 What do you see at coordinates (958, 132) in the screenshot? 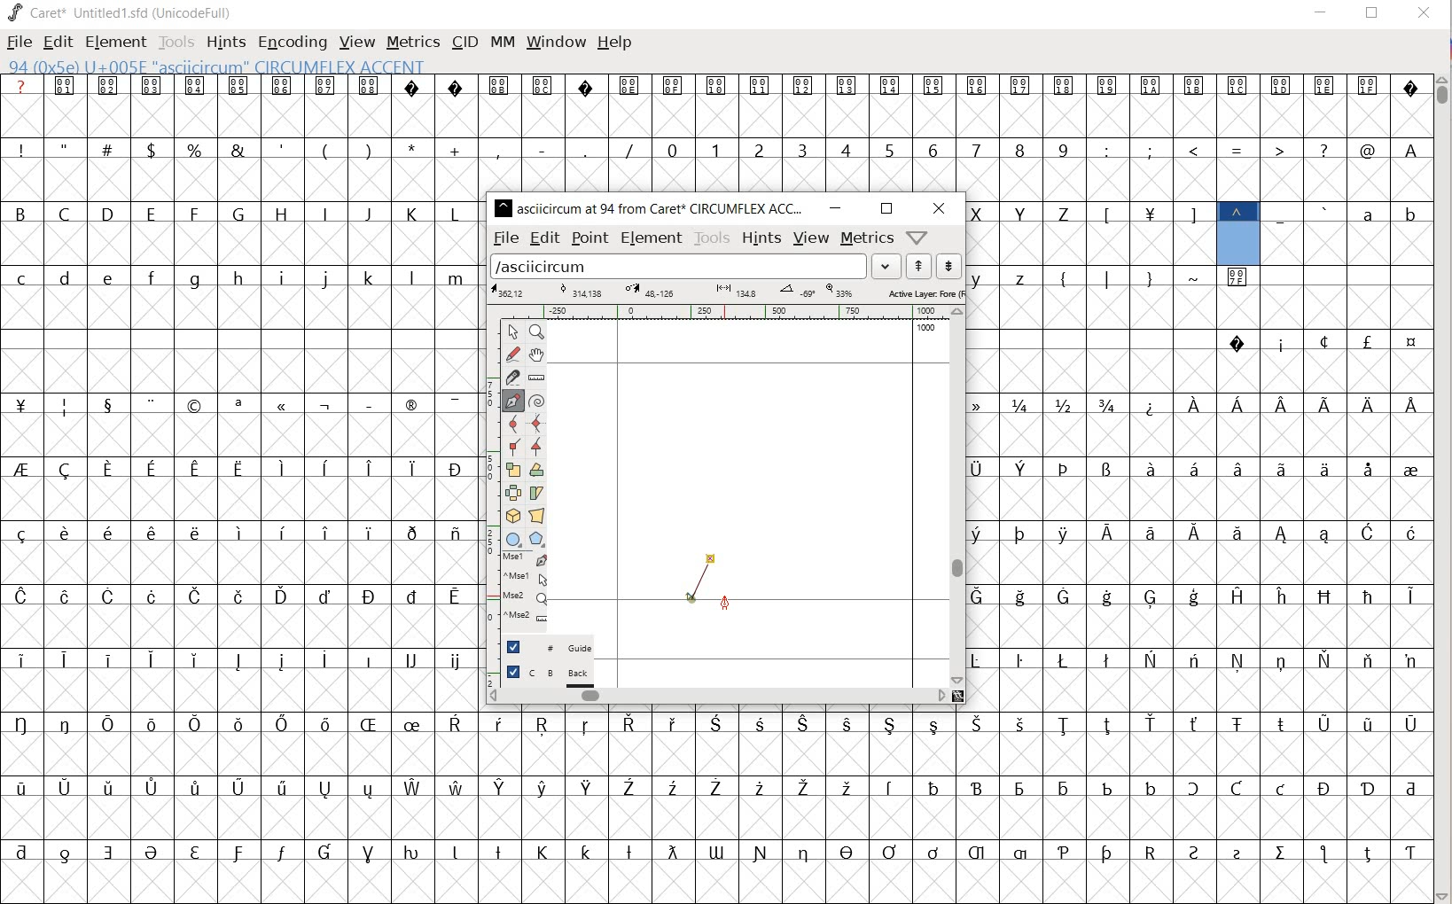
I see `glyph characters` at bounding box center [958, 132].